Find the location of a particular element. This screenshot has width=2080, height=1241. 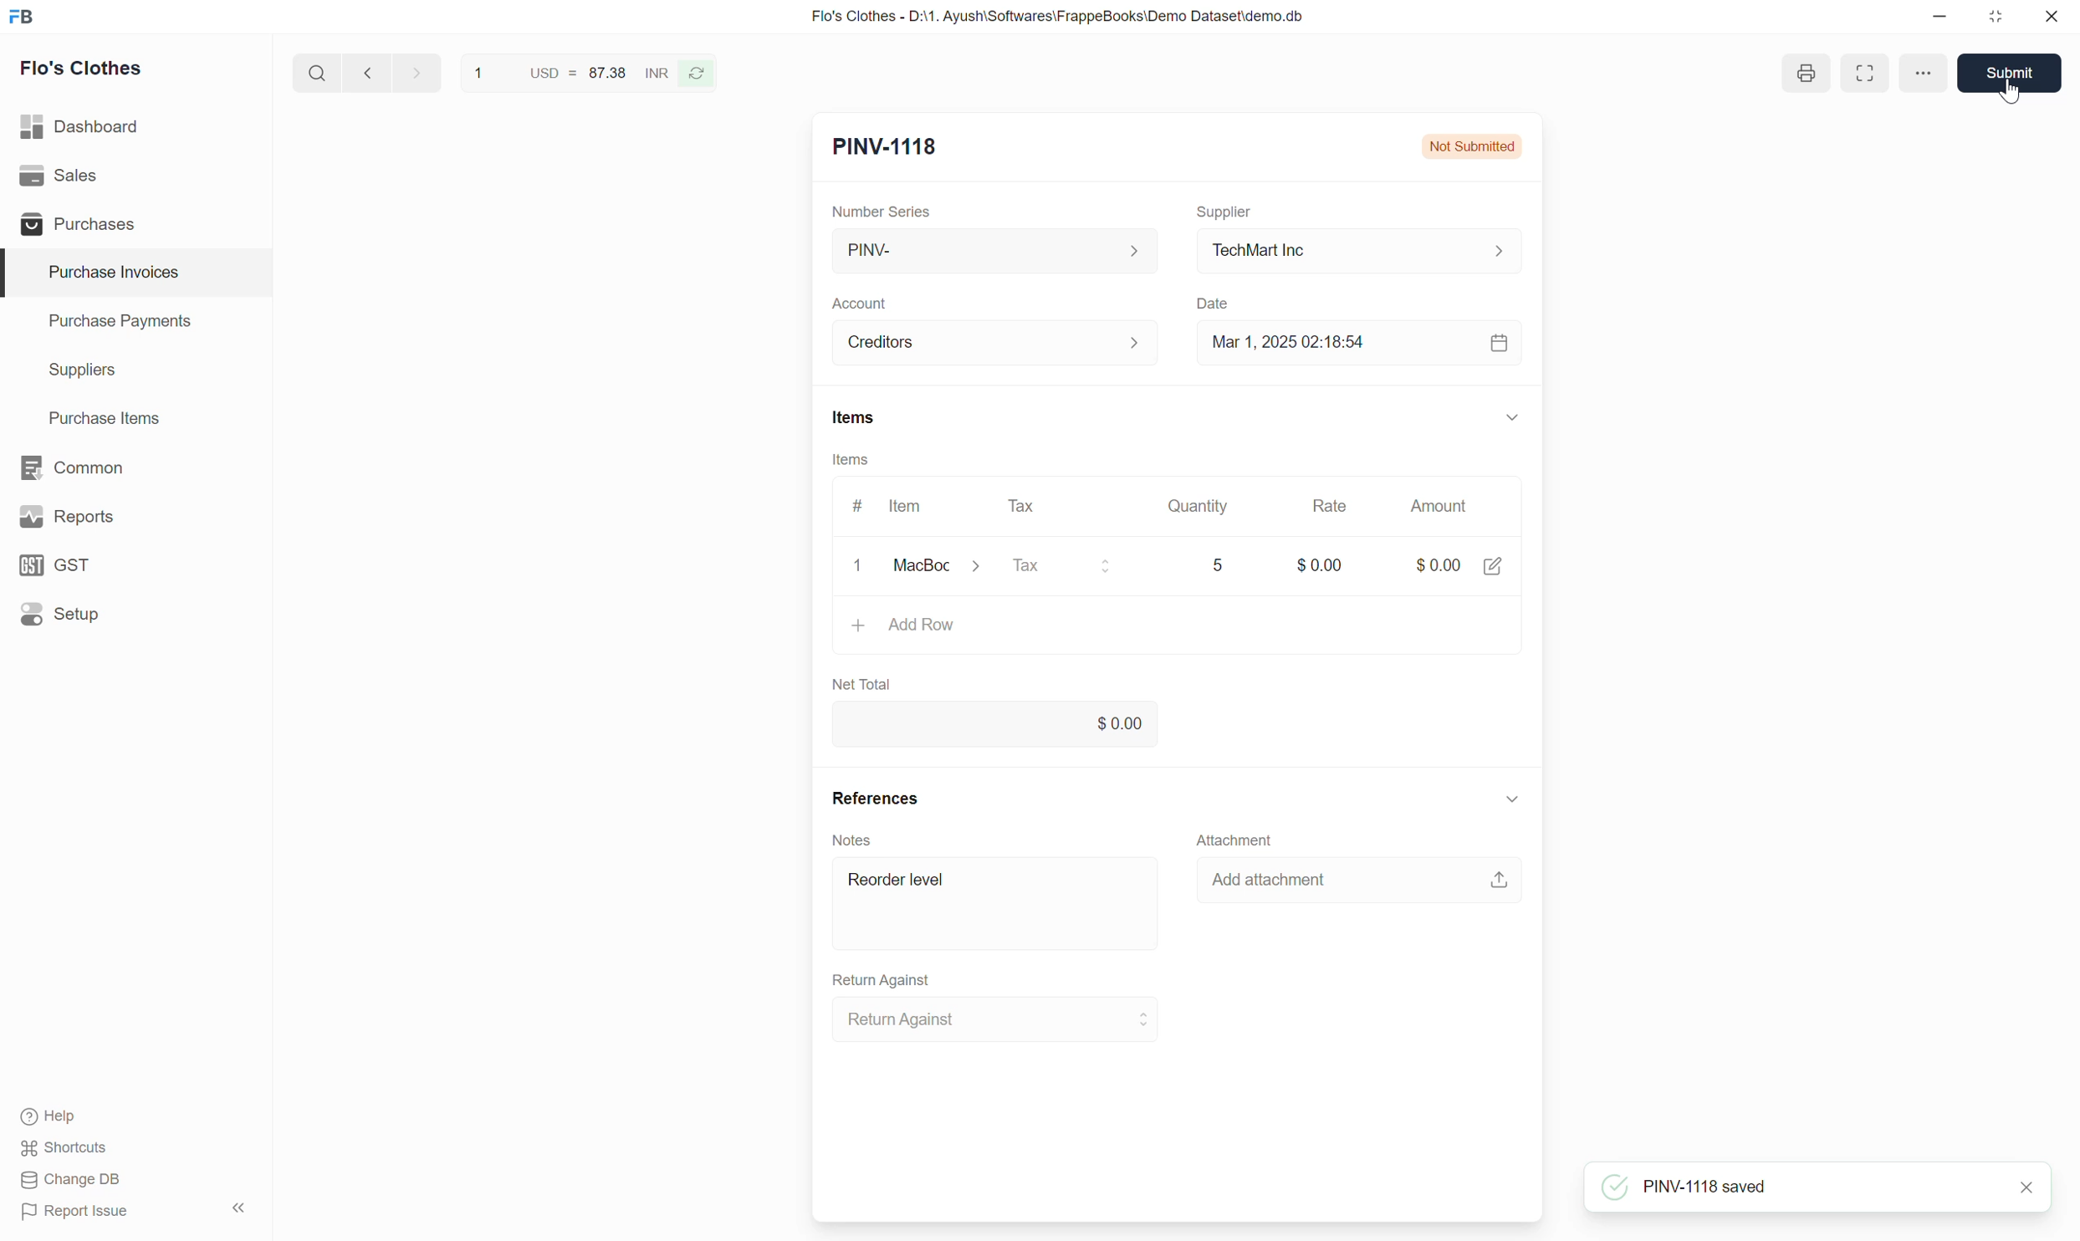

Date is located at coordinates (1214, 304).